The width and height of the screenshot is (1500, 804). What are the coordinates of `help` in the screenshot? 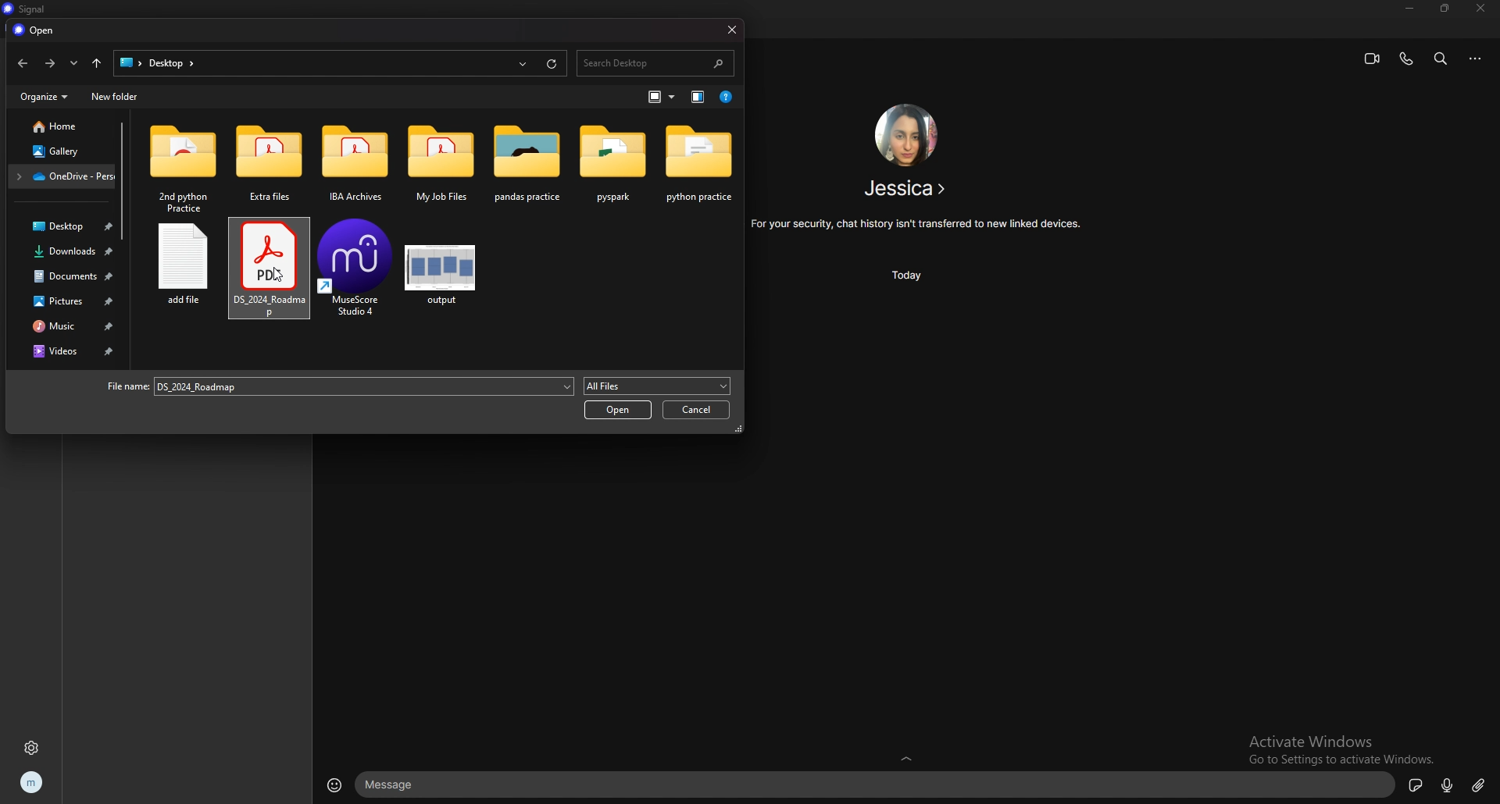 It's located at (727, 97).